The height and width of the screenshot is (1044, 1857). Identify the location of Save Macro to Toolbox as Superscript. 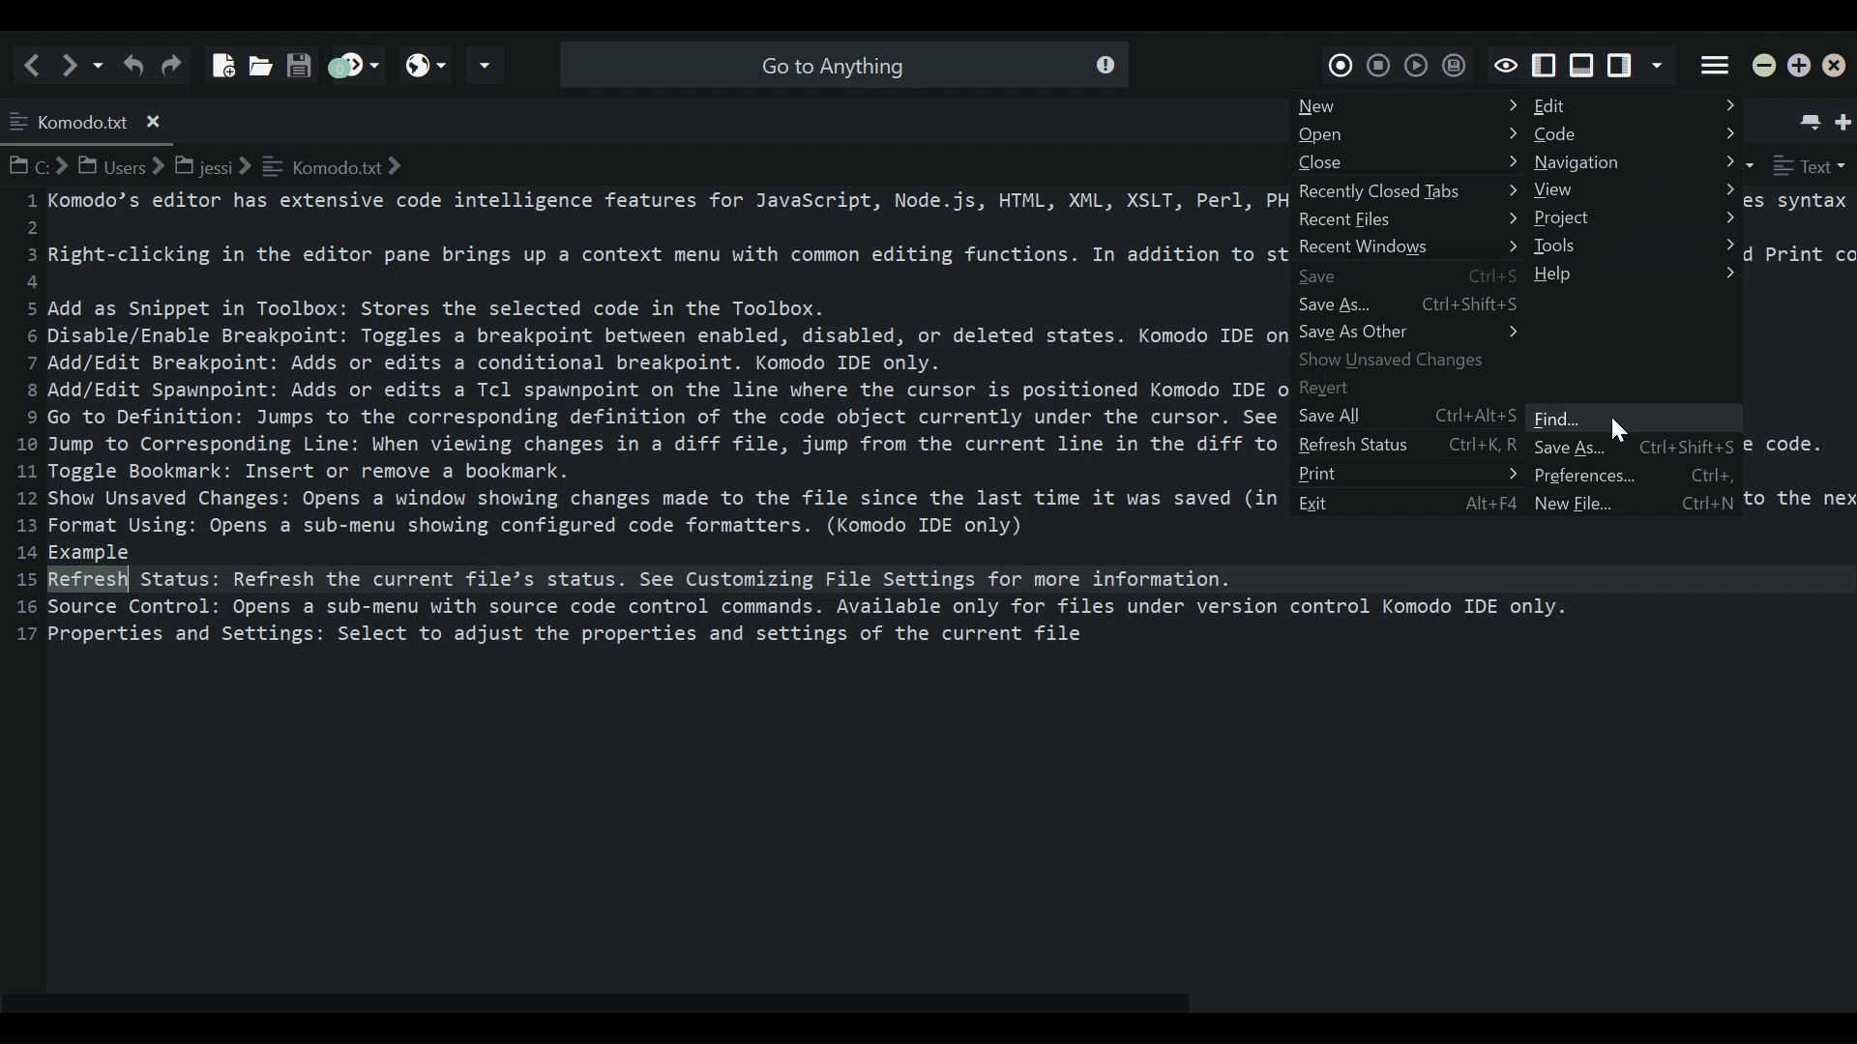
(1452, 65).